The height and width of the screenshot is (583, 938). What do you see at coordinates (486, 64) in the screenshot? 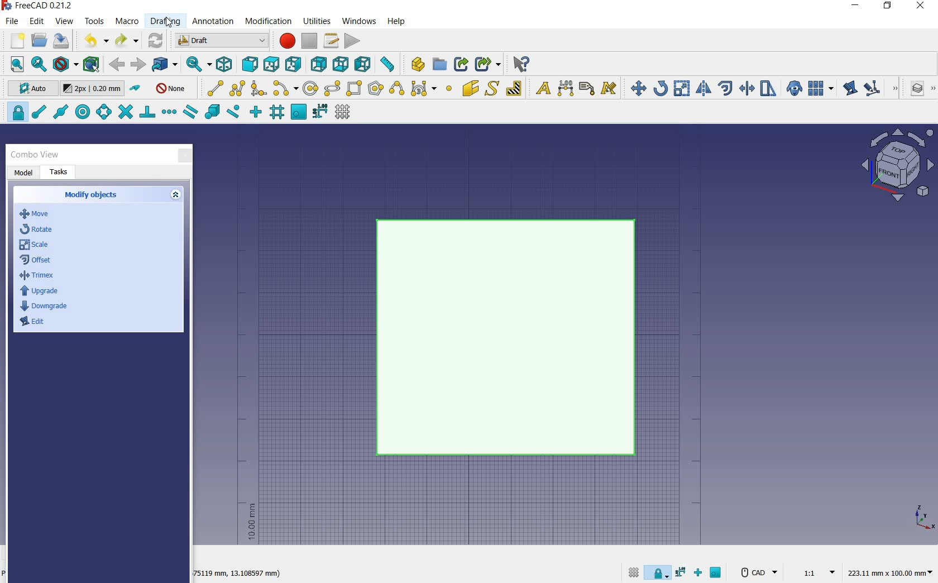
I see `make sub-link` at bounding box center [486, 64].